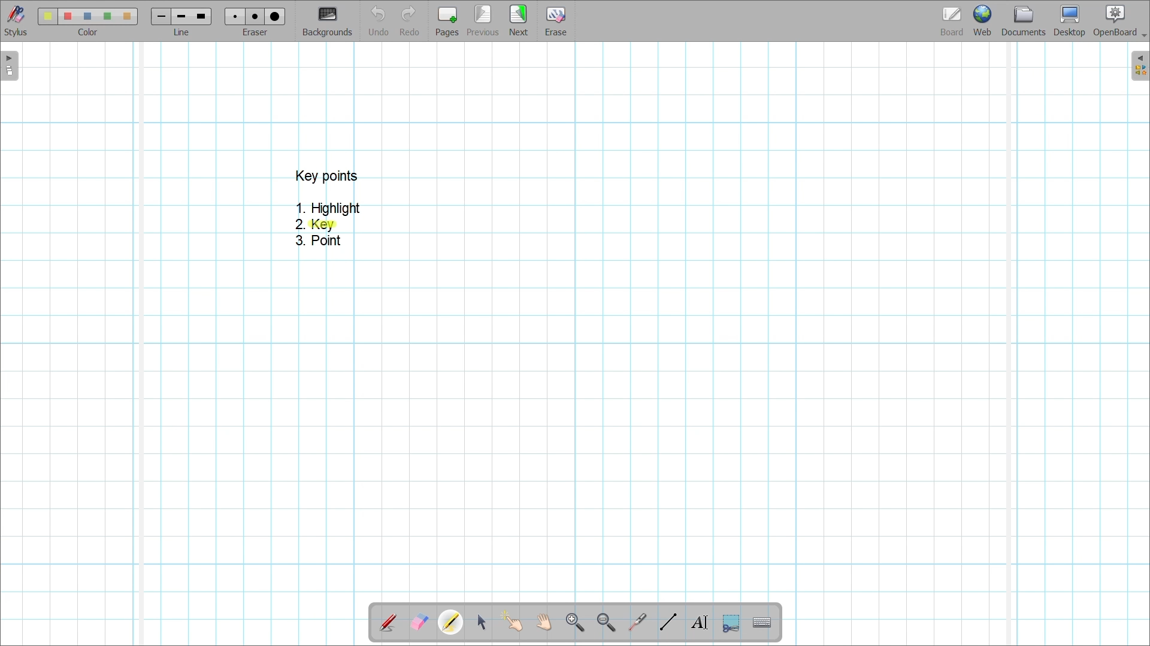 Image resolution: width=1150 pixels, height=646 pixels. What do you see at coordinates (555, 22) in the screenshot?
I see `Erase entire page` at bounding box center [555, 22].